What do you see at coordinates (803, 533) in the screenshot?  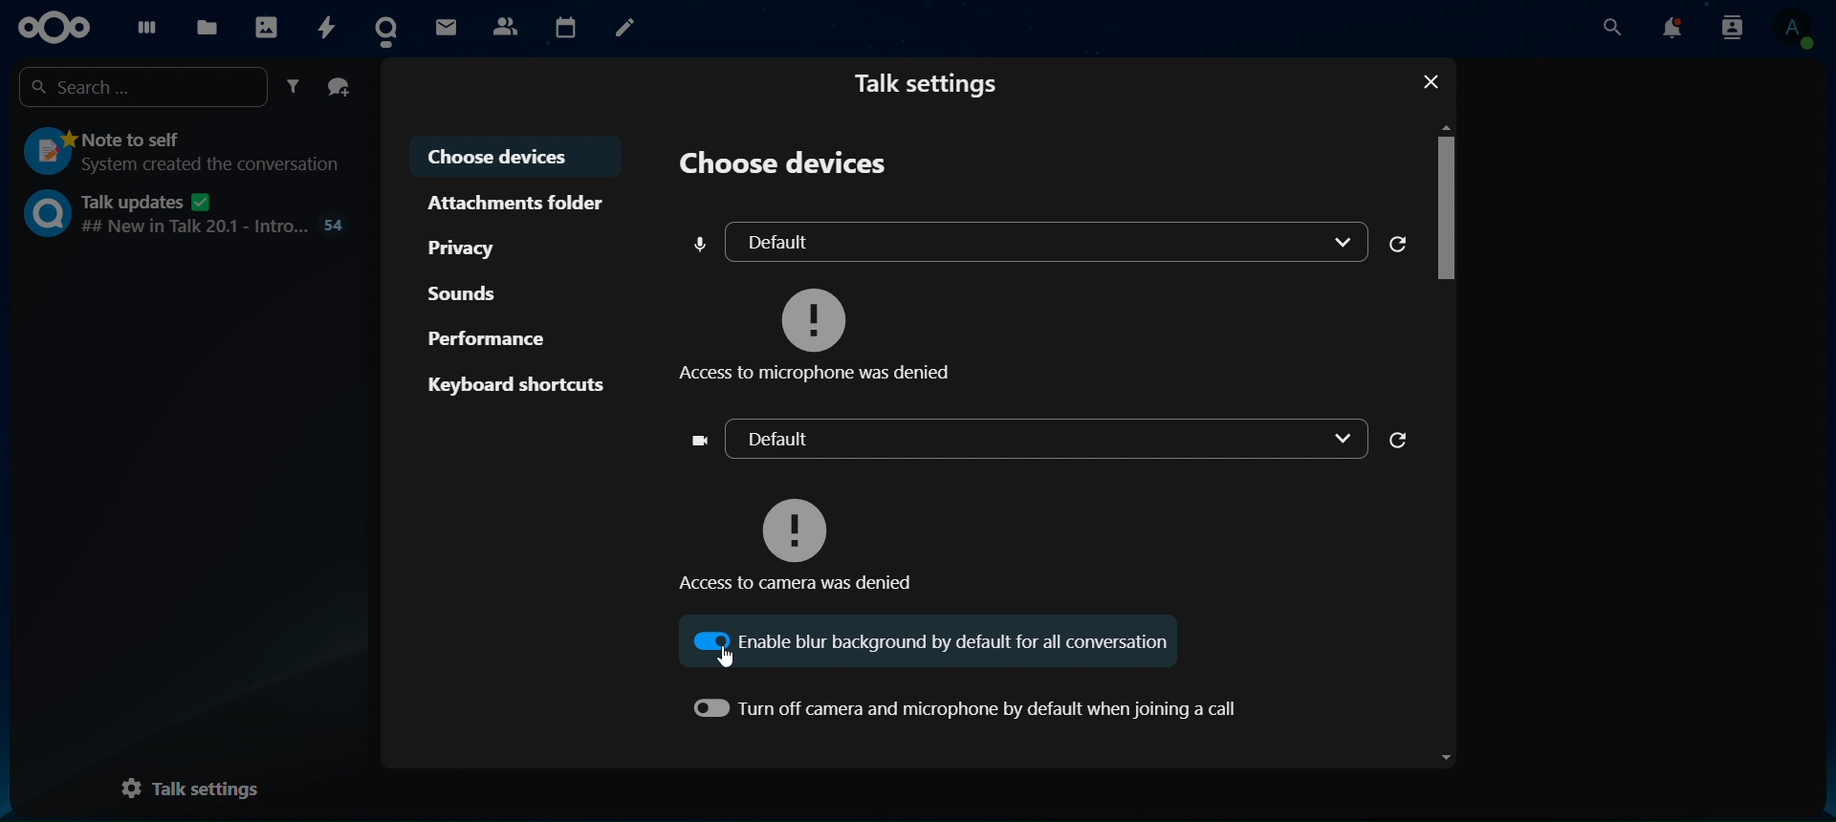 I see `access to camera was denied` at bounding box center [803, 533].